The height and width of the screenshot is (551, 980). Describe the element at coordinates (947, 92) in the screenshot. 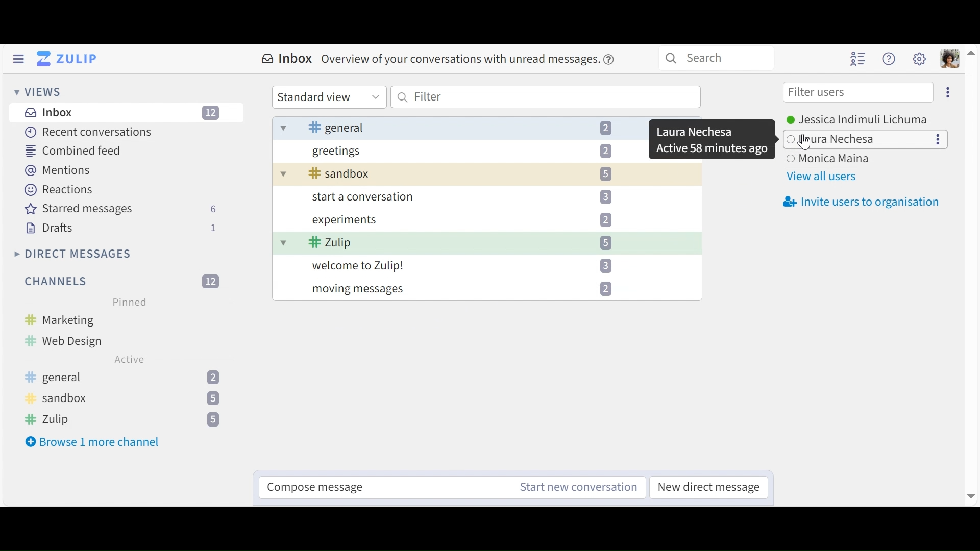

I see `Eclipse` at that location.